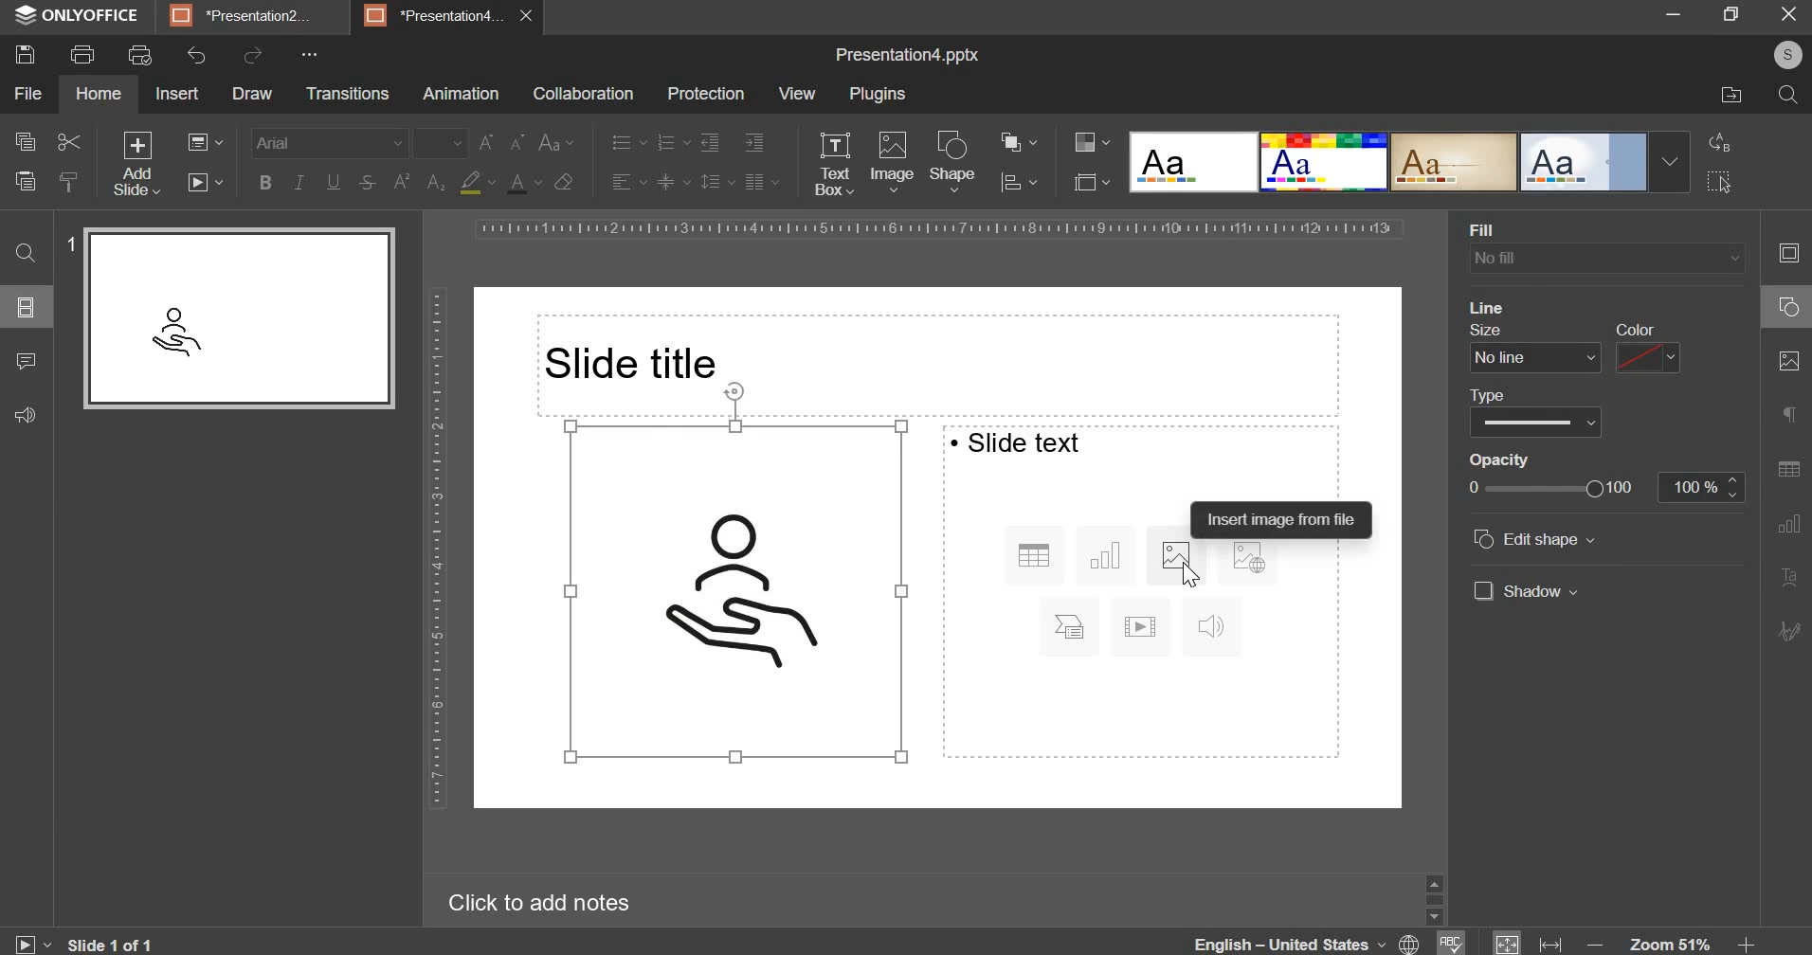 The image size is (1812, 955). Describe the element at coordinates (30, 941) in the screenshot. I see `slide show` at that location.